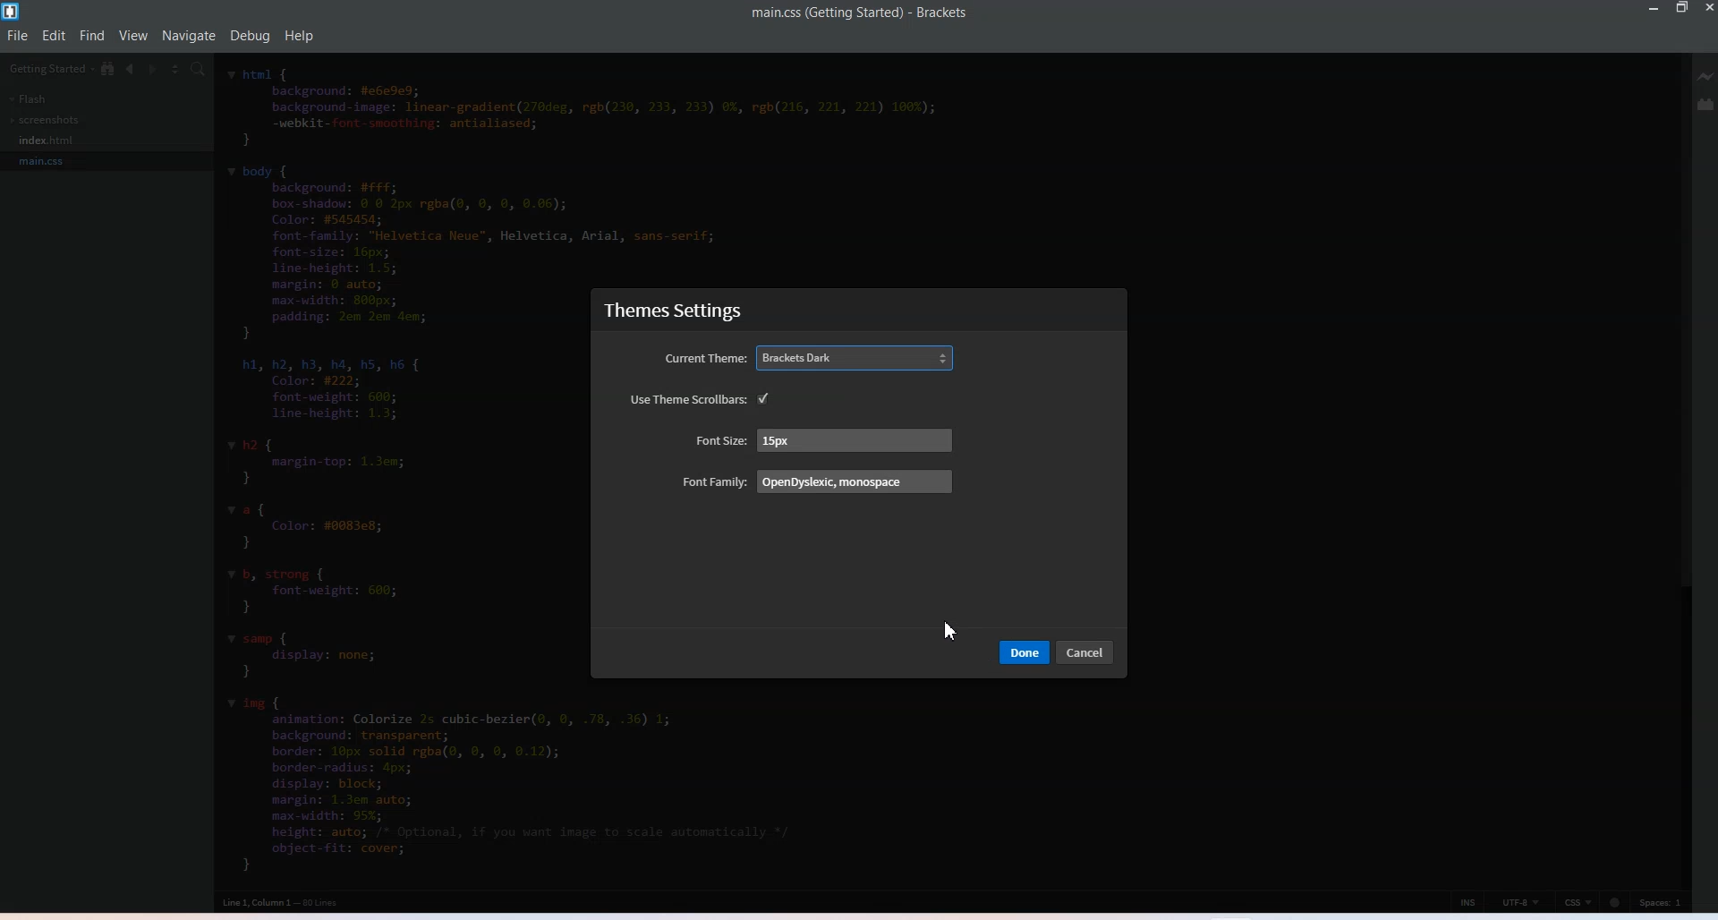  I want to click on Live Preview, so click(1706, 75).